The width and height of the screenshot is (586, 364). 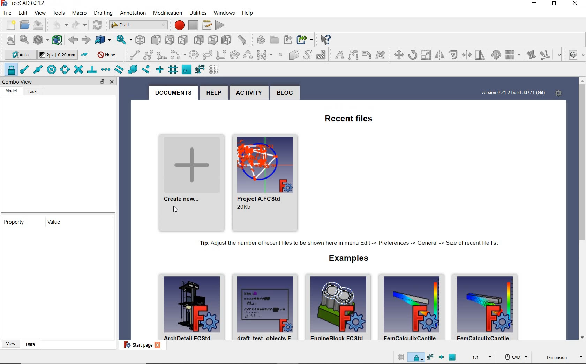 What do you see at coordinates (293, 55) in the screenshot?
I see `facebinder` at bounding box center [293, 55].